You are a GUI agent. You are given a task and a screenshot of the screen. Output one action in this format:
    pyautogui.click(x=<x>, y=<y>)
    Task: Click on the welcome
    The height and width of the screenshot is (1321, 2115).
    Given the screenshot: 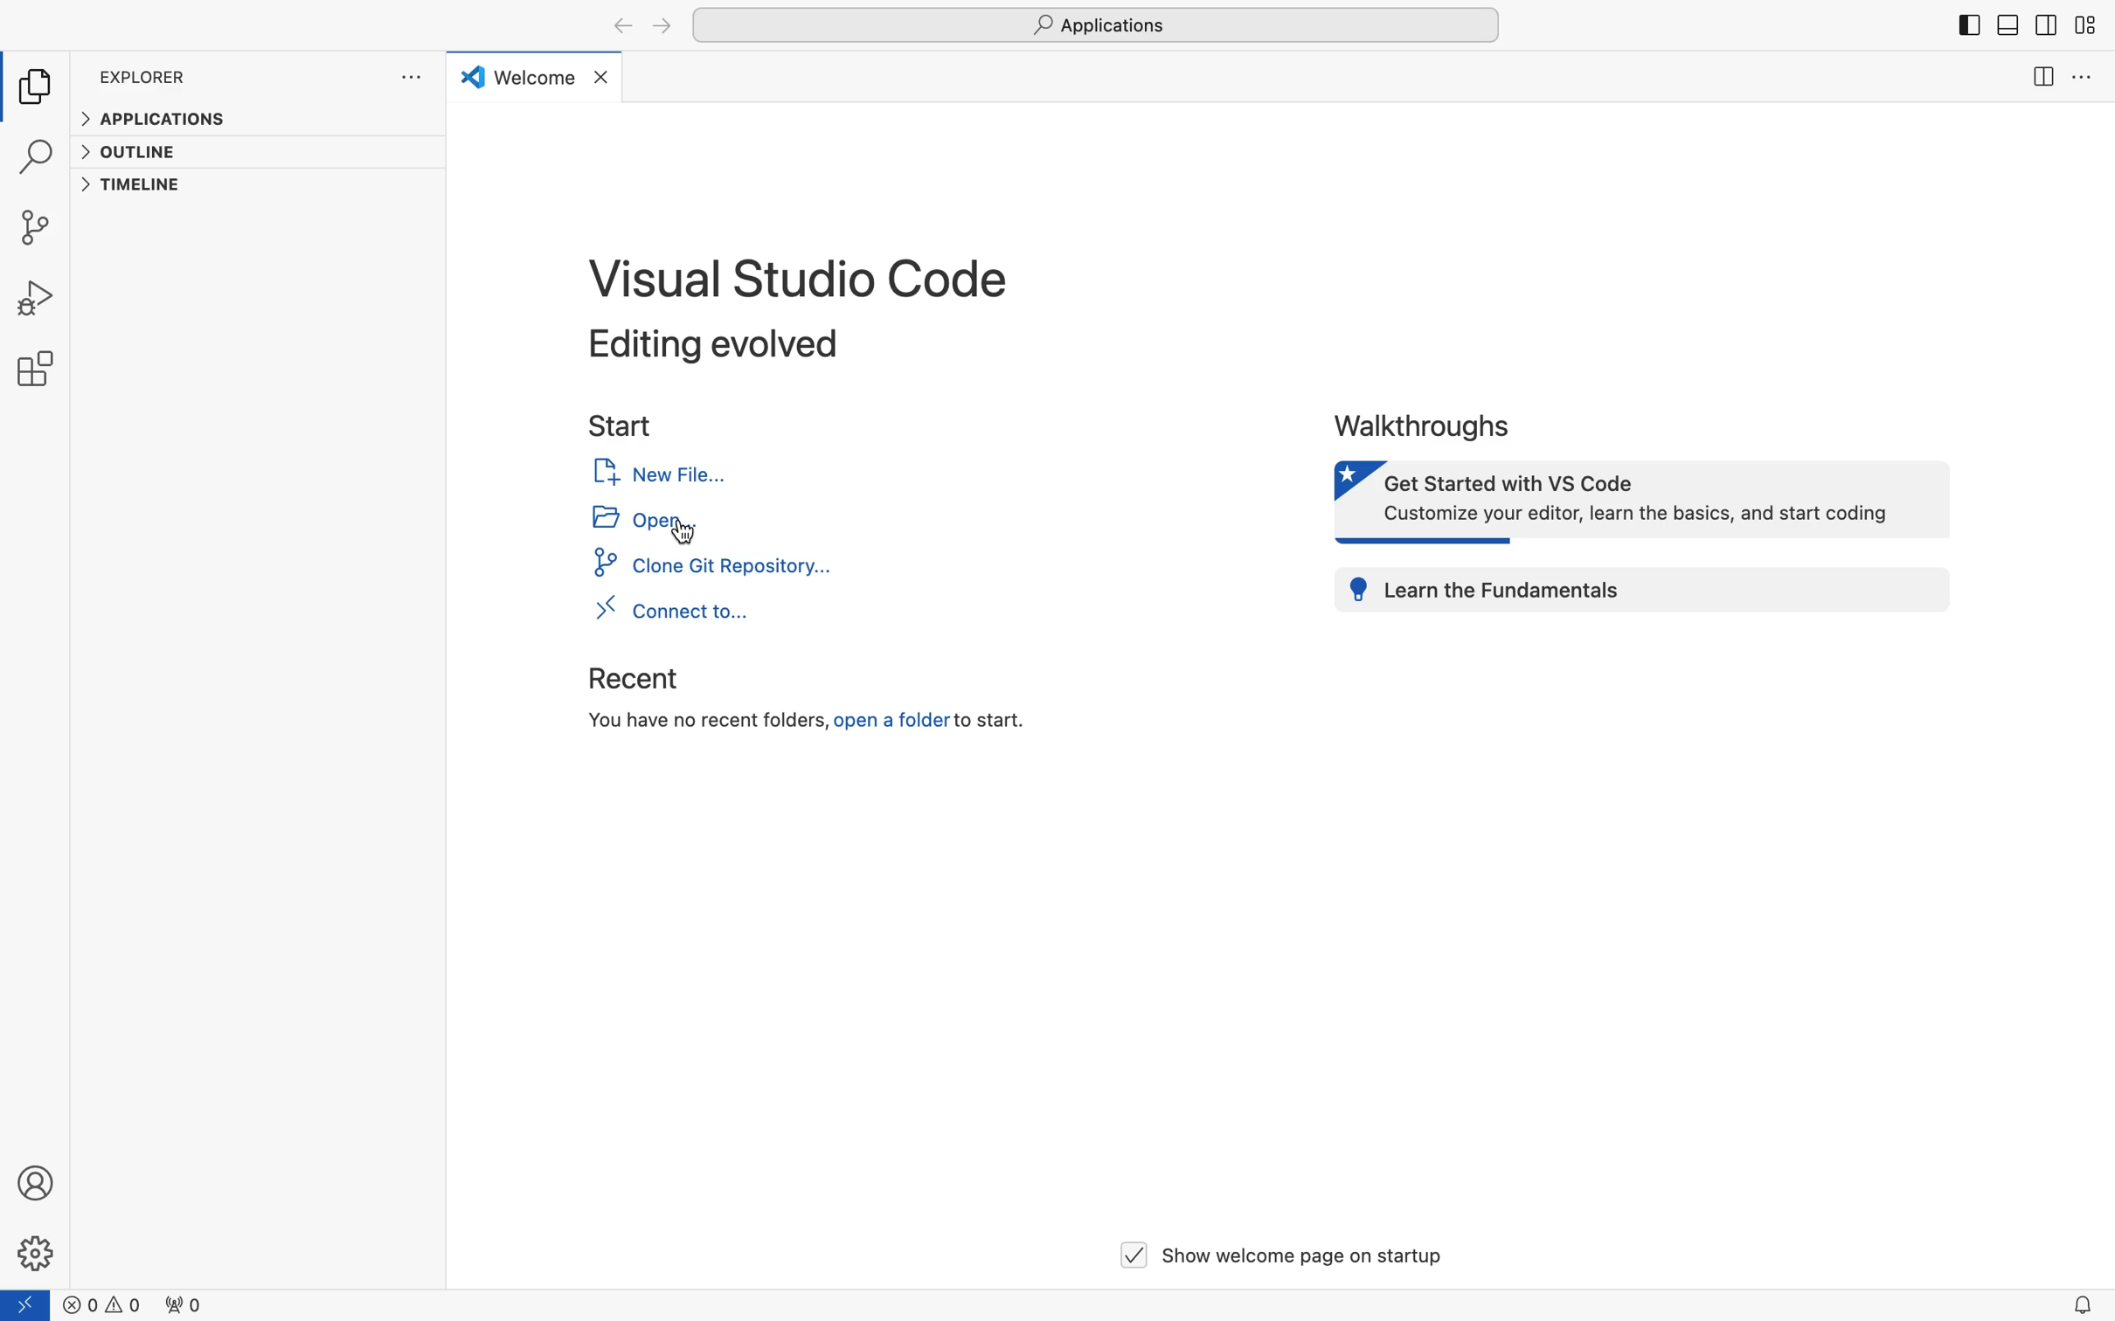 What is the action you would take?
    pyautogui.click(x=535, y=76)
    